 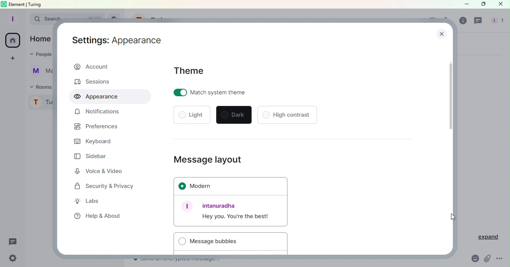 I want to click on People, so click(x=497, y=21).